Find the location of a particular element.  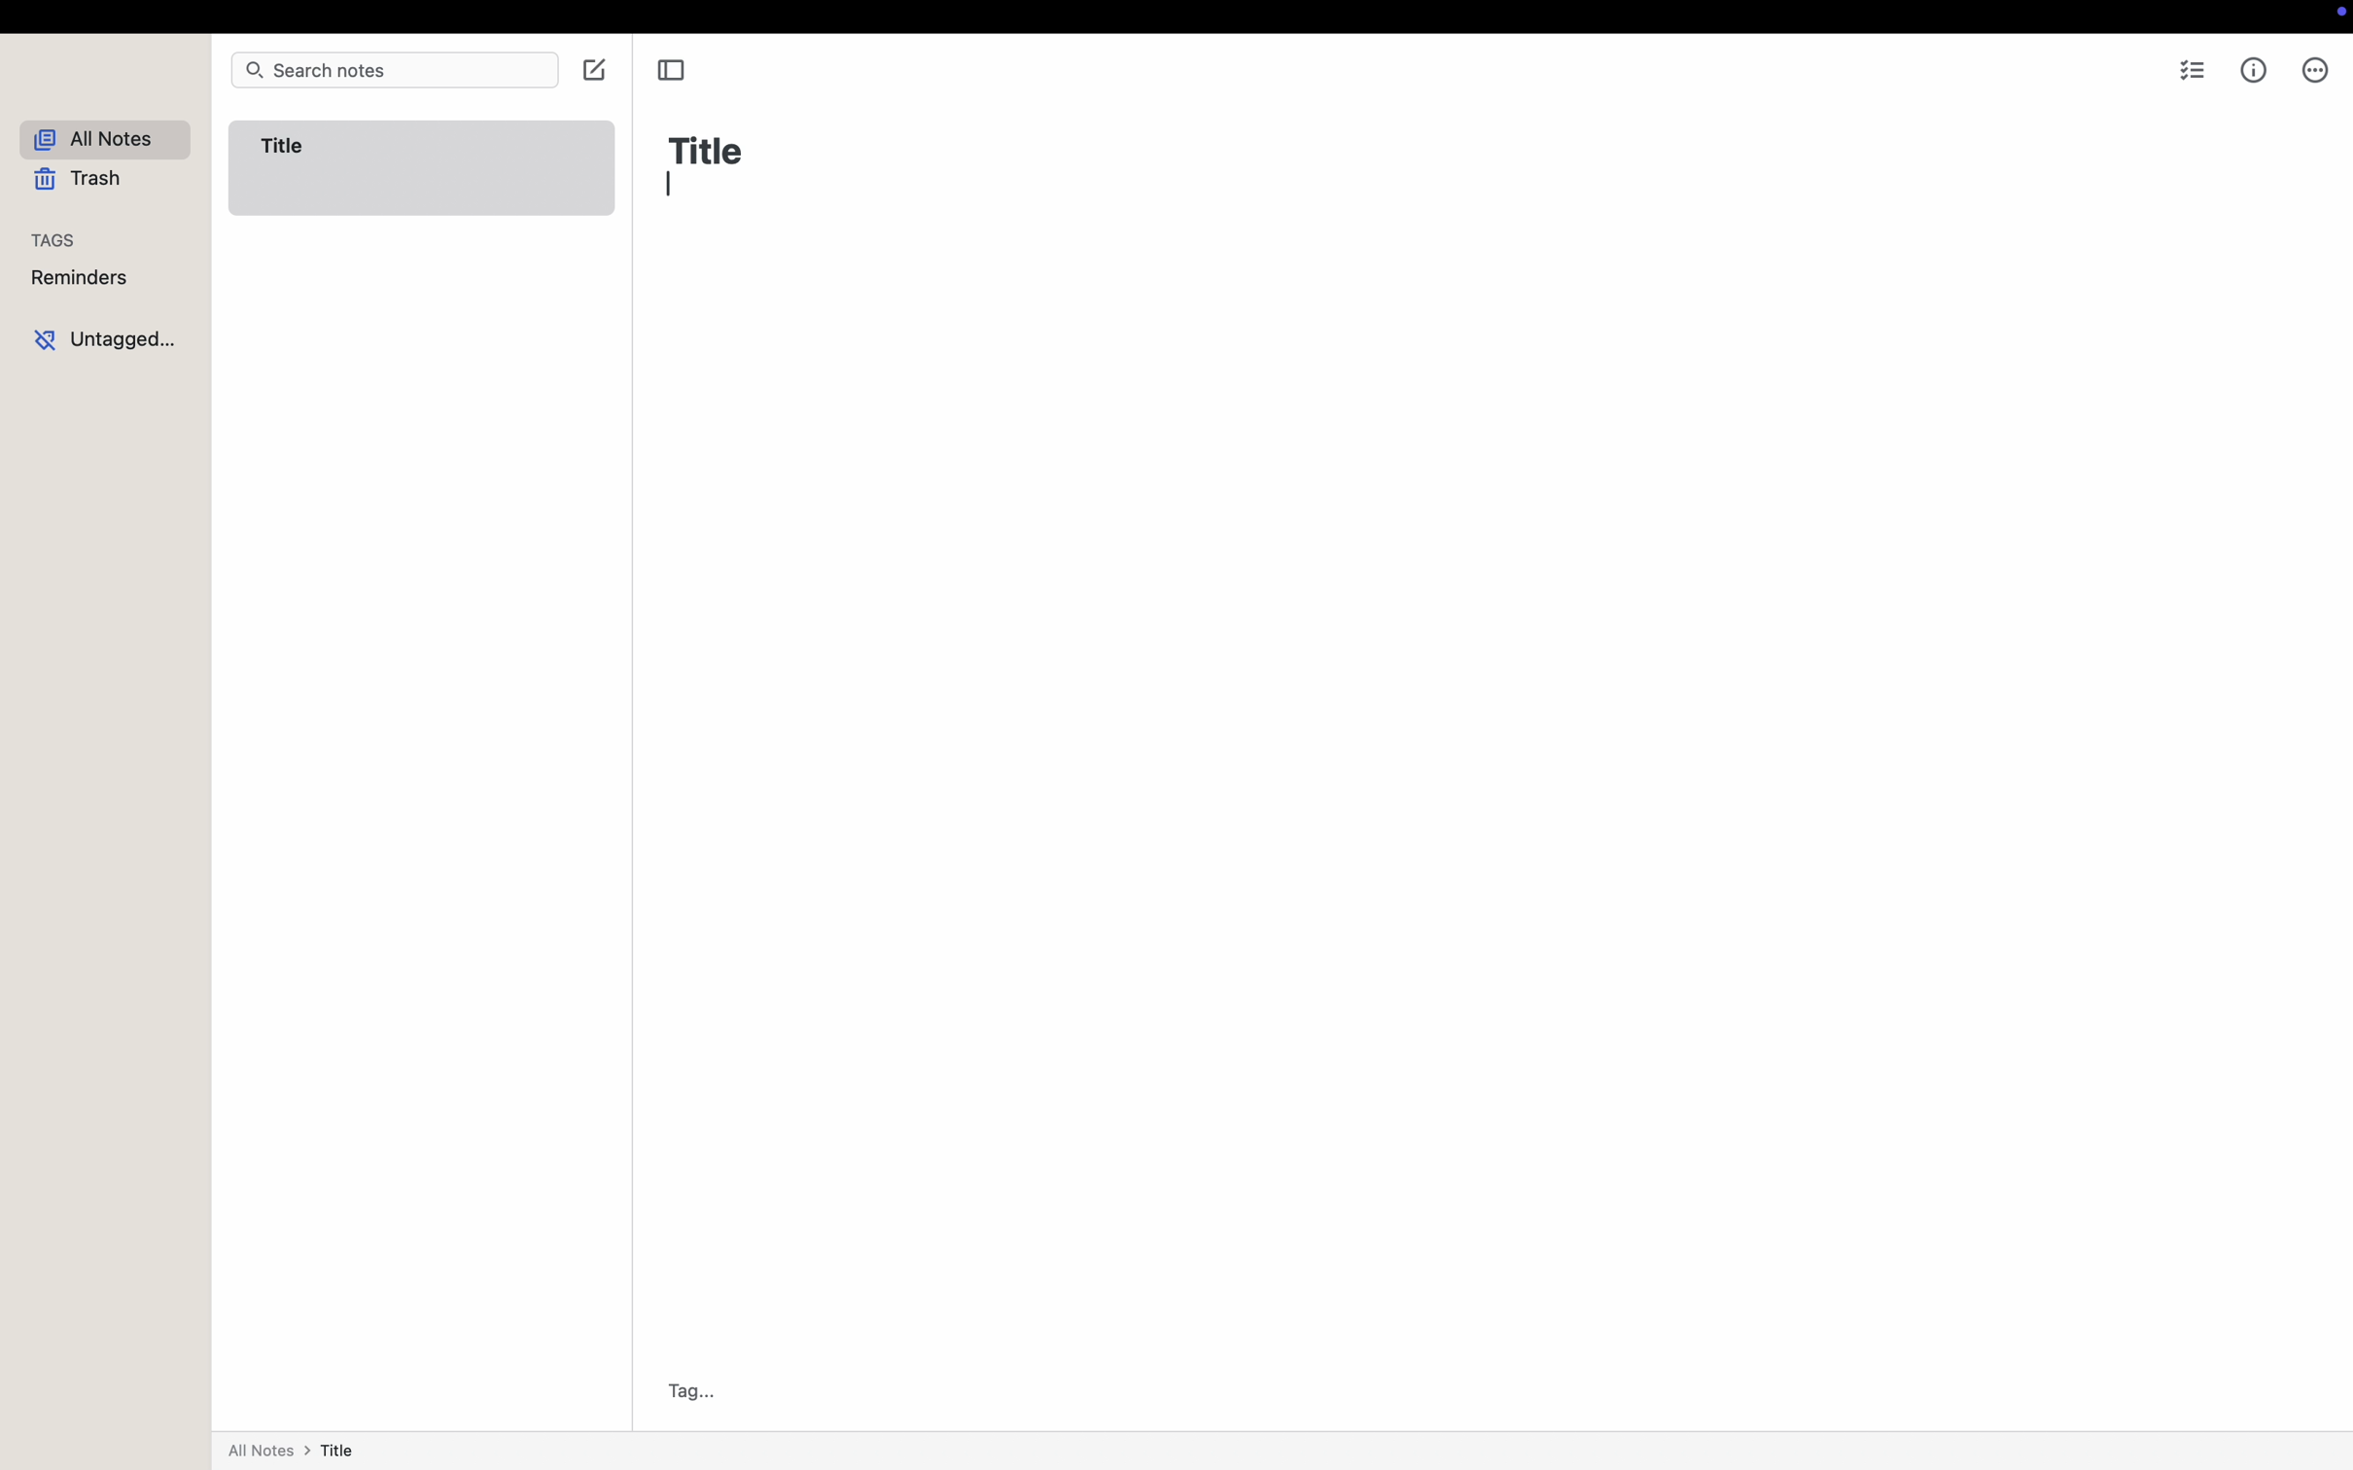

click on create note is located at coordinates (600, 73).